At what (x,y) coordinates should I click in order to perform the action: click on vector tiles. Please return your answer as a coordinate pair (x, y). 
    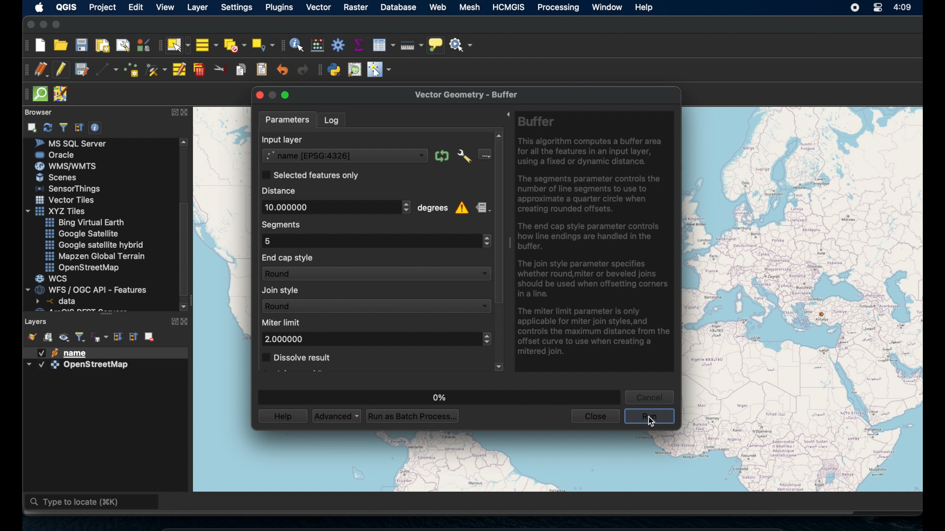
    Looking at the image, I should click on (65, 200).